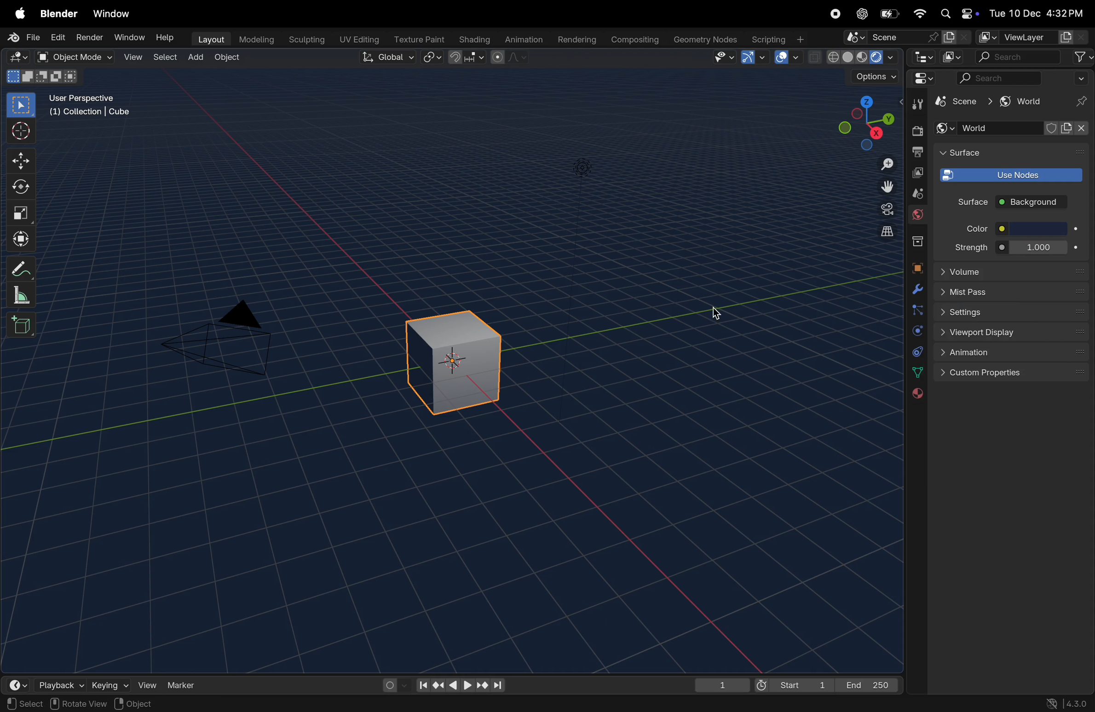  Describe the element at coordinates (916, 351) in the screenshot. I see `constraints` at that location.